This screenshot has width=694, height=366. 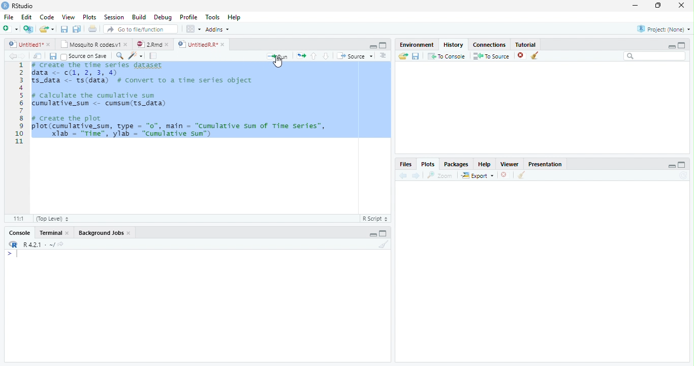 What do you see at coordinates (189, 18) in the screenshot?
I see `Profile` at bounding box center [189, 18].